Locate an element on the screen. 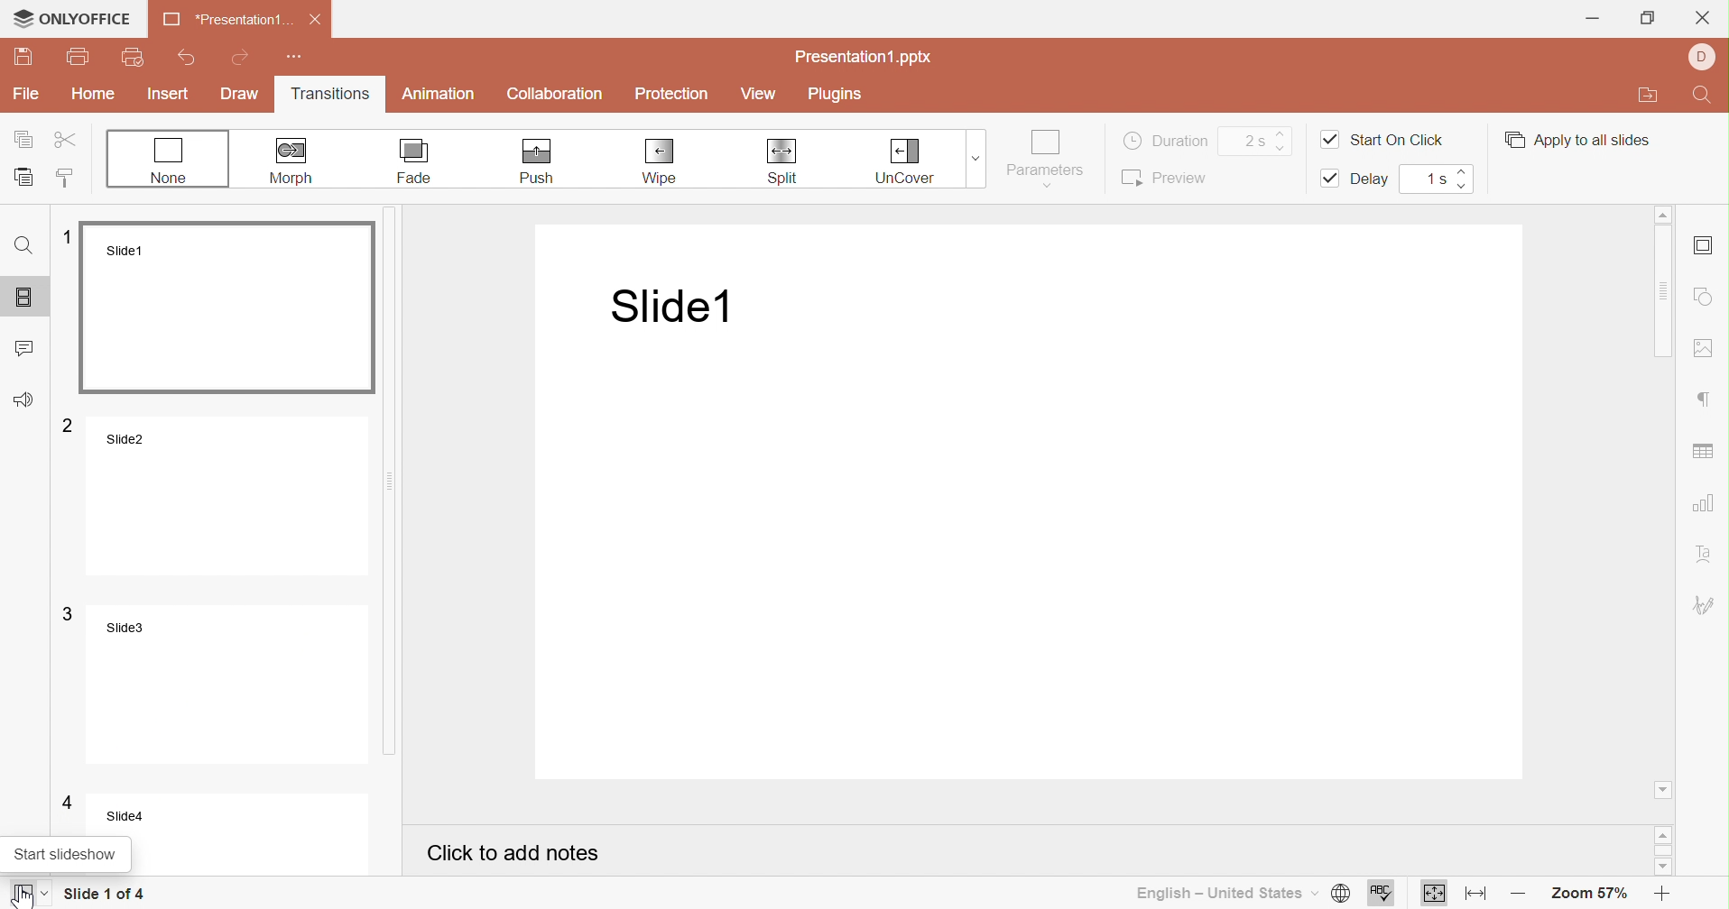 This screenshot has height=909, width=1729. English - United States is located at coordinates (1225, 895).